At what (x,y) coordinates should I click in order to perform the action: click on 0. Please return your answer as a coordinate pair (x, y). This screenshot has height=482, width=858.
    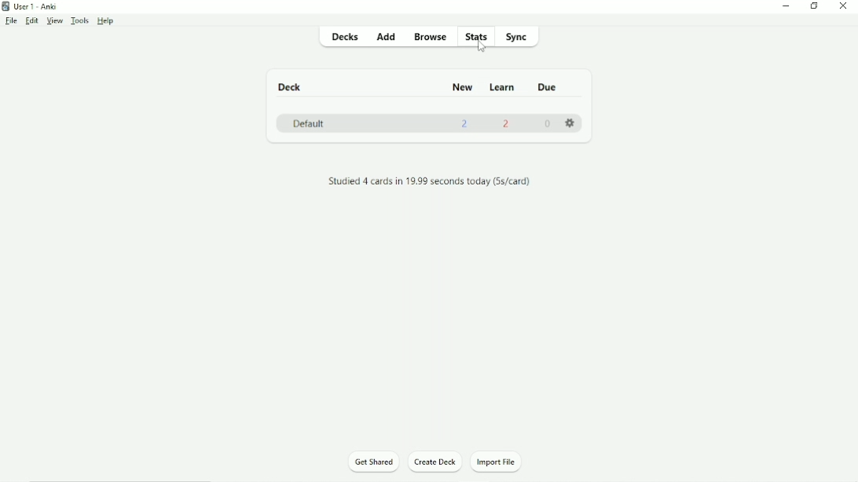
    Looking at the image, I should click on (548, 124).